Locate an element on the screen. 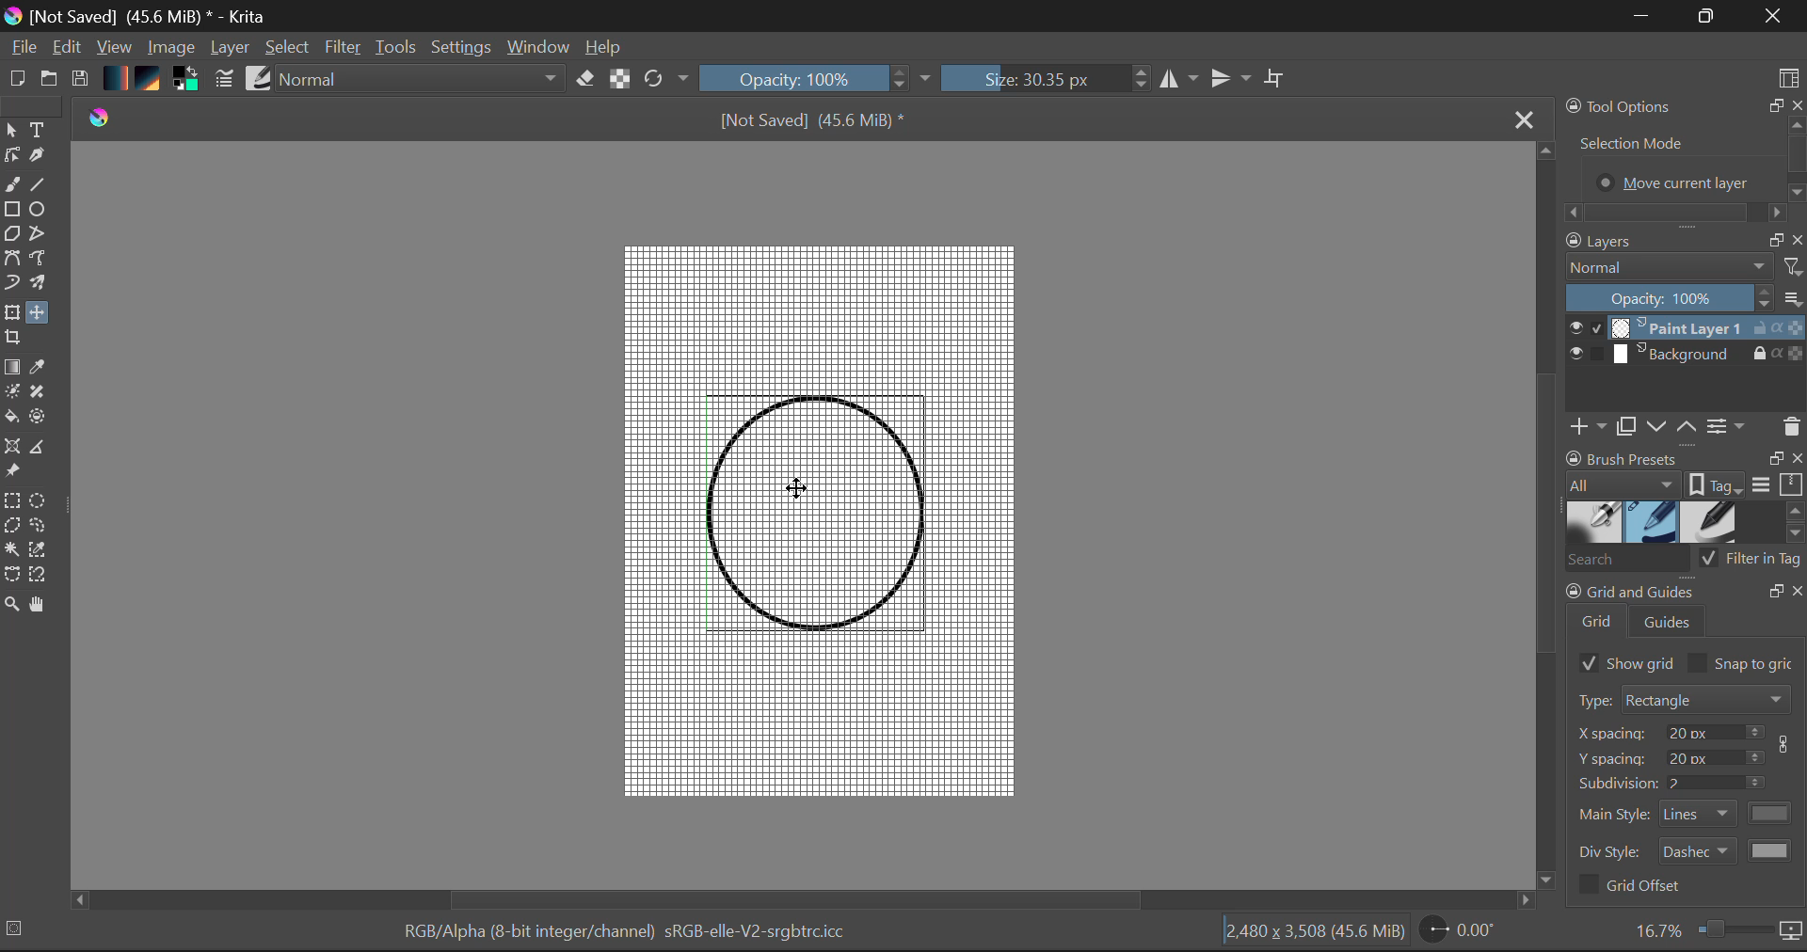 This screenshot has width=1807, height=952. Gradient is located at coordinates (117, 77).